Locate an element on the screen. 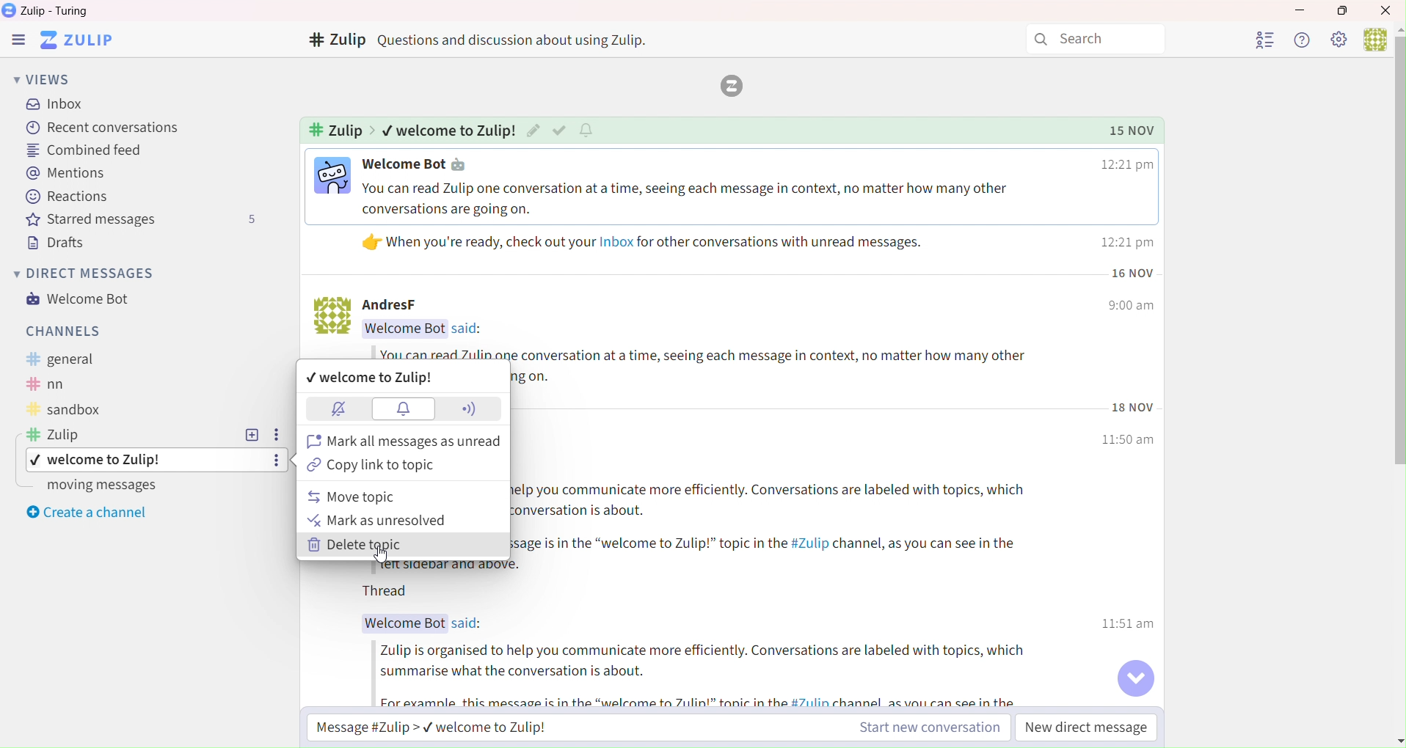 This screenshot has width=1406, height=748. Mentions is located at coordinates (64, 173).